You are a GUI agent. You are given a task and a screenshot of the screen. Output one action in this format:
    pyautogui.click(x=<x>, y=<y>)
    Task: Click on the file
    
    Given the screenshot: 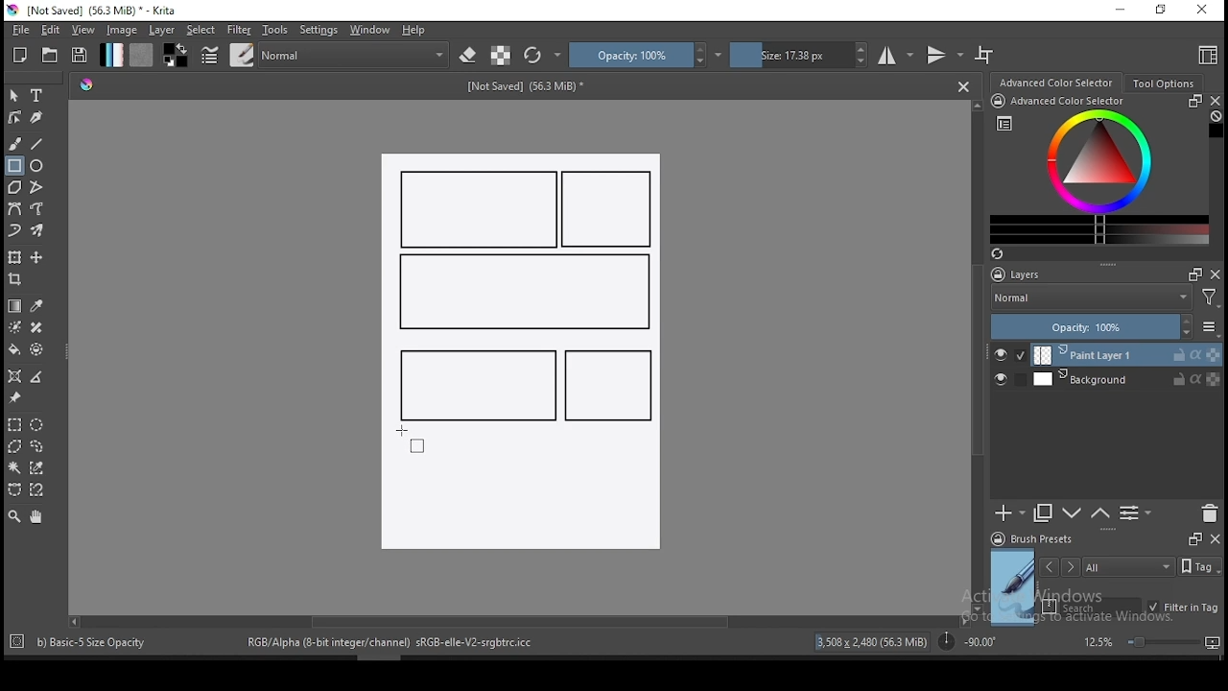 What is the action you would take?
    pyautogui.click(x=20, y=30)
    